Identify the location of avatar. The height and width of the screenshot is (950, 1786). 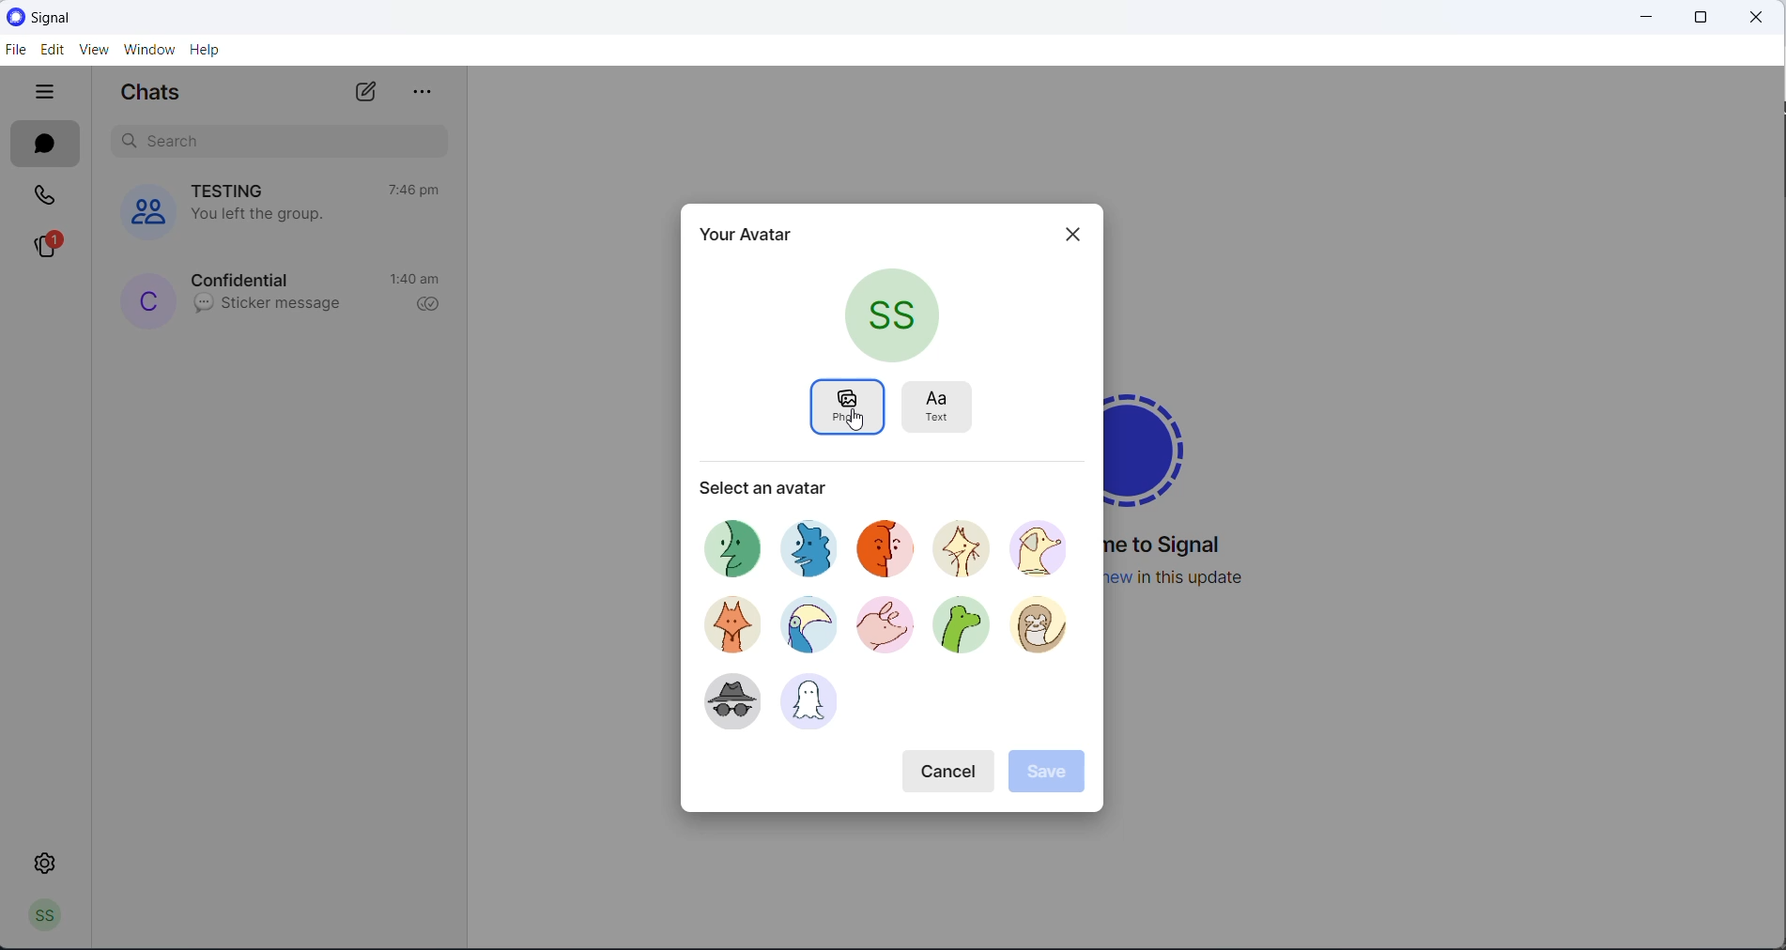
(723, 623).